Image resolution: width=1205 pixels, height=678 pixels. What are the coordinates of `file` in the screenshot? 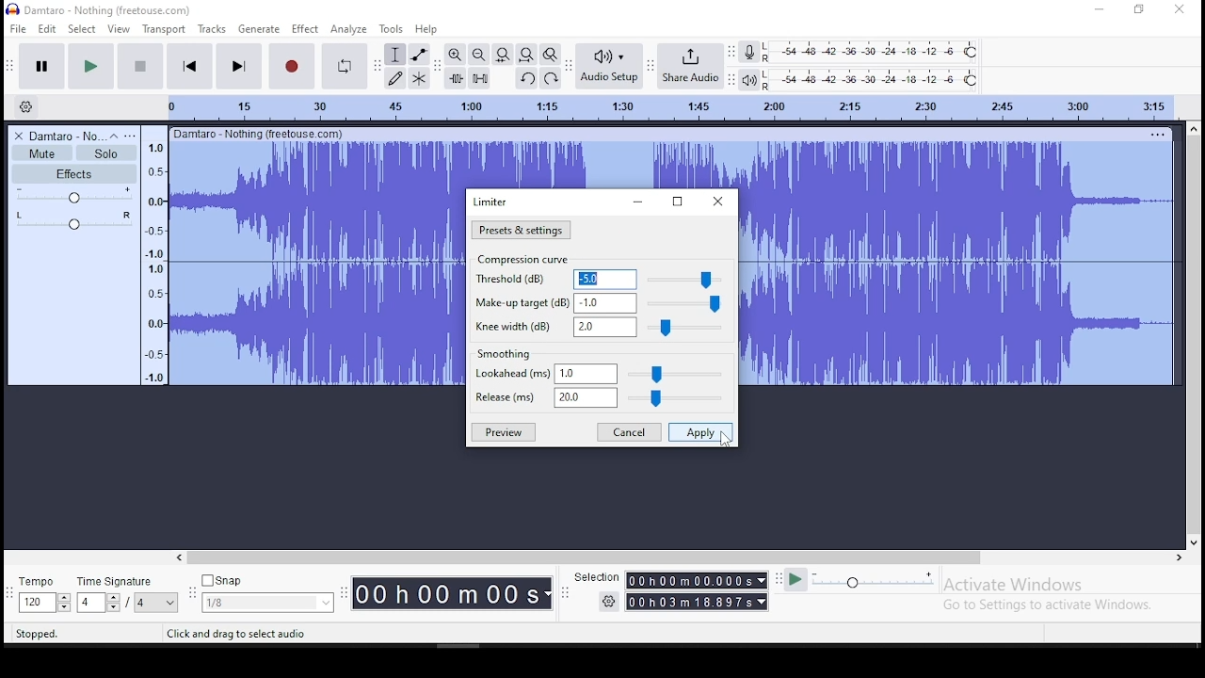 It's located at (17, 27).